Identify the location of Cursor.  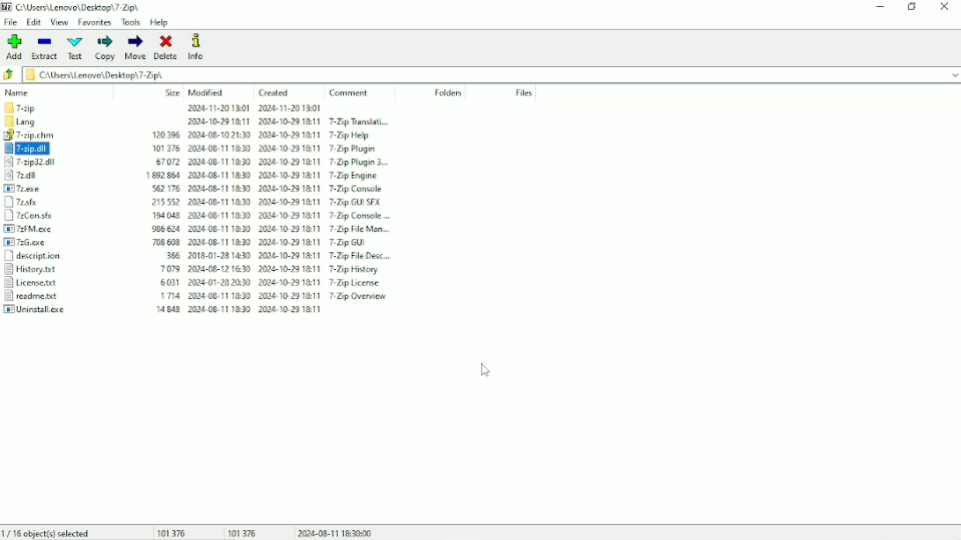
(485, 369).